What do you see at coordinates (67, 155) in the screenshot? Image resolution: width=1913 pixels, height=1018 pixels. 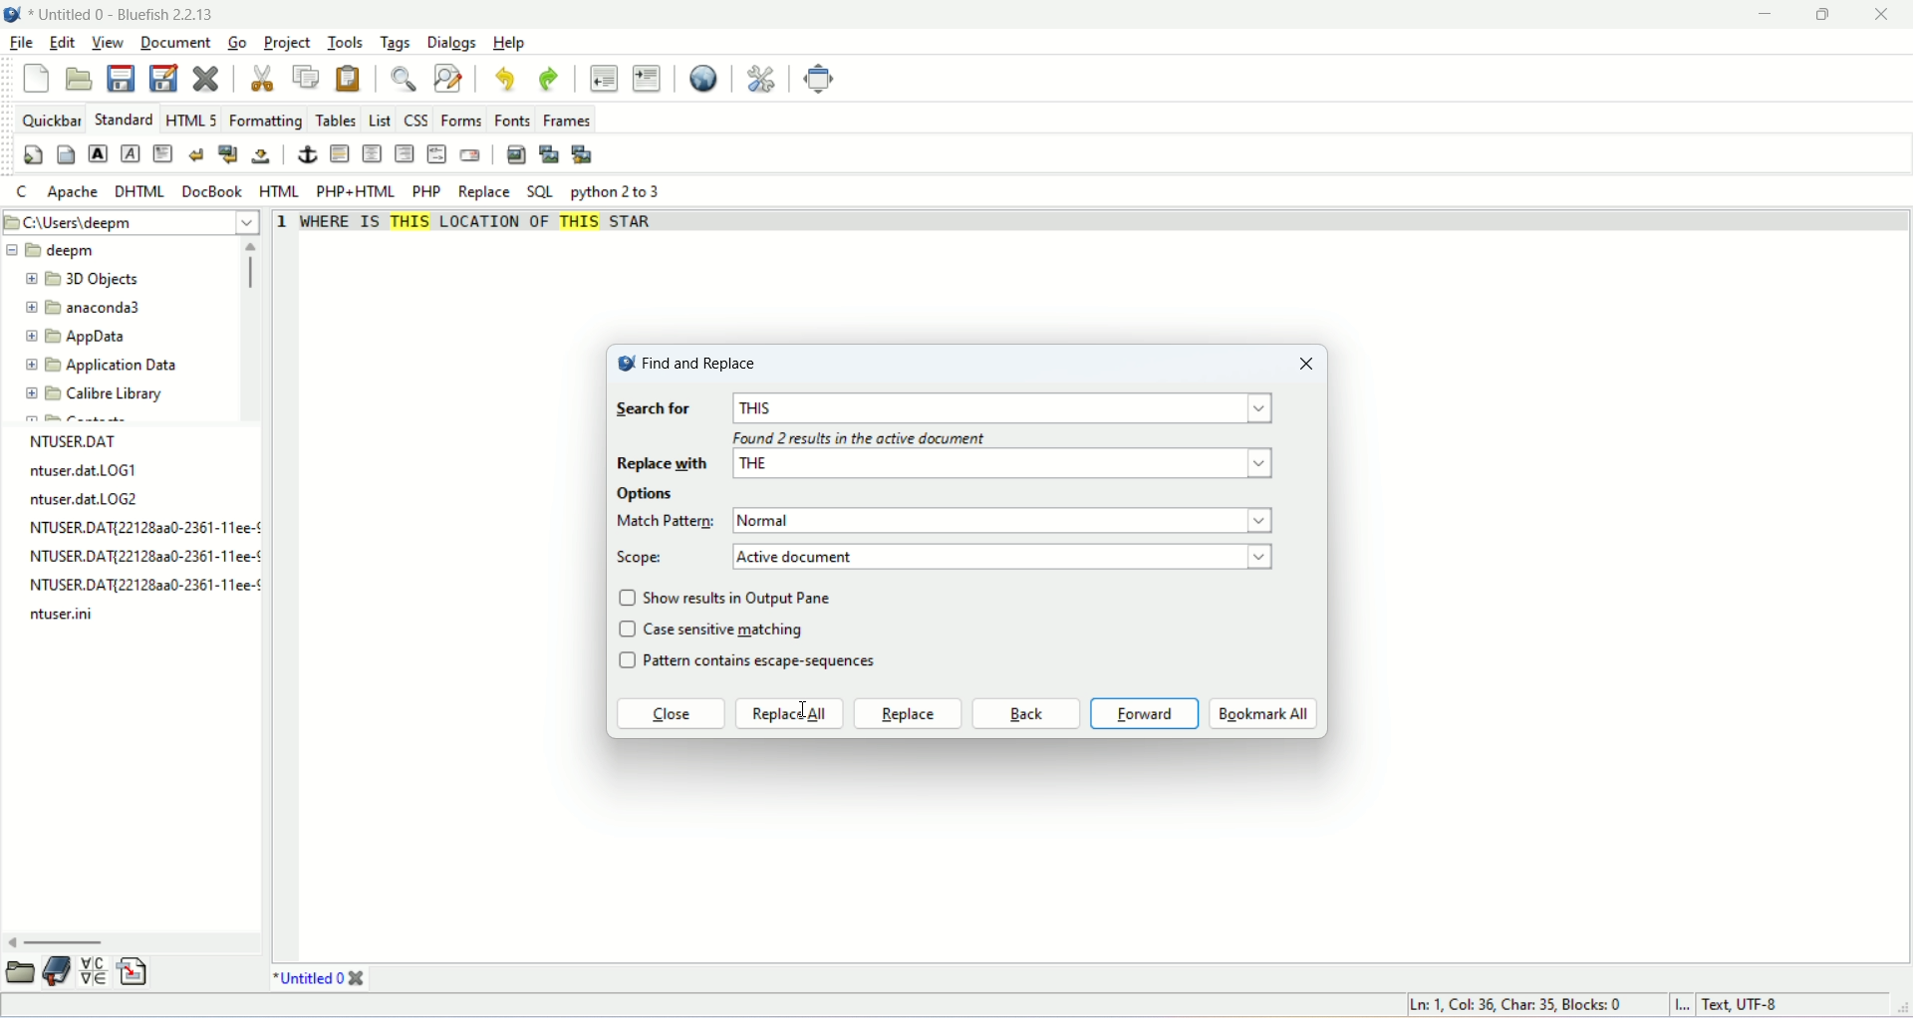 I see `body` at bounding box center [67, 155].